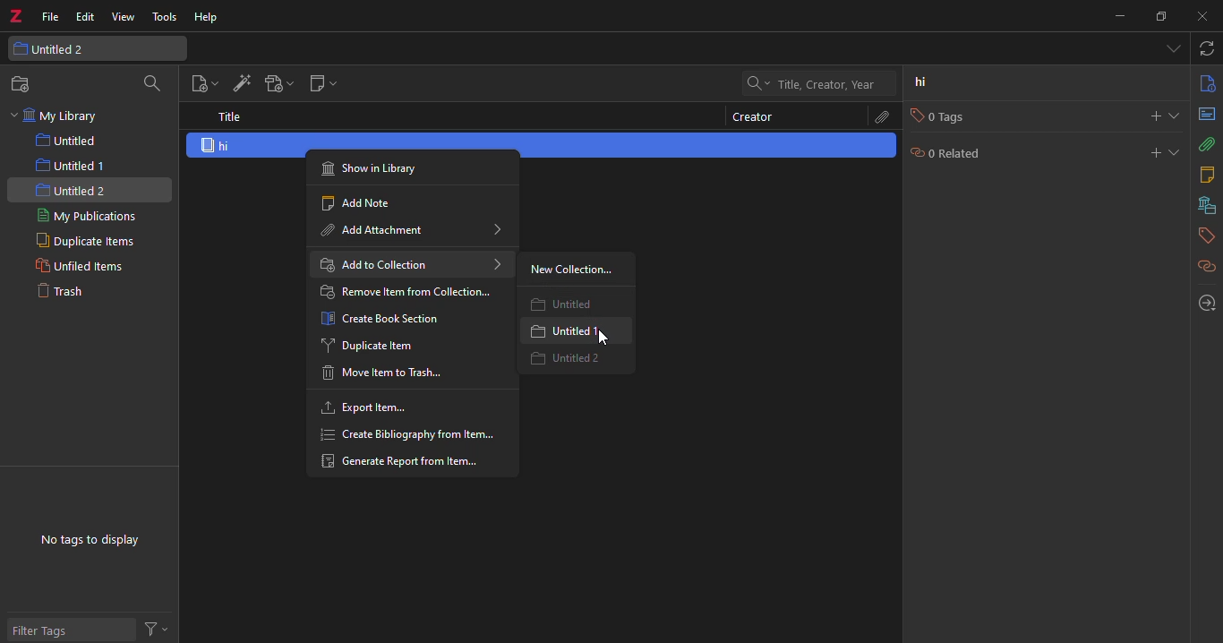  What do you see at coordinates (940, 117) in the screenshot?
I see `0 tags` at bounding box center [940, 117].